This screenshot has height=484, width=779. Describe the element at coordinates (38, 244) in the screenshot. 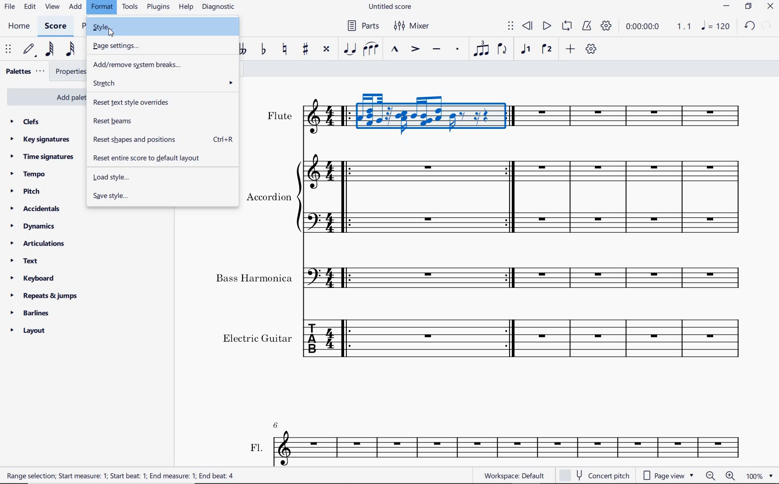

I see `articulations` at that location.